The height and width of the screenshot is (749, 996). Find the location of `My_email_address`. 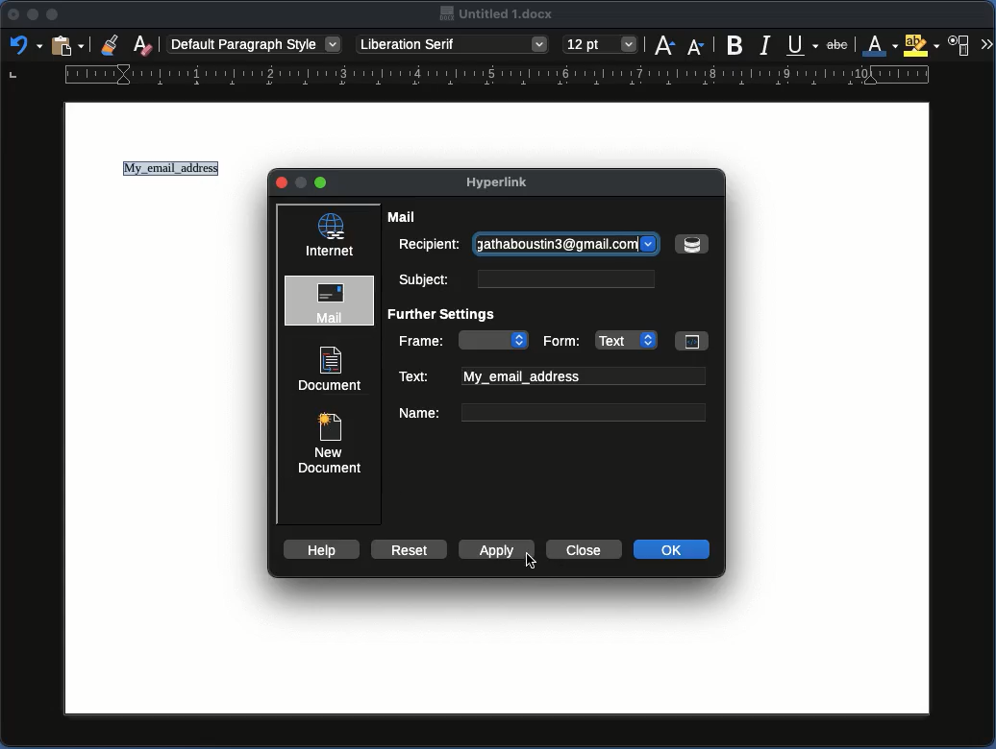

My_email_address is located at coordinates (174, 171).